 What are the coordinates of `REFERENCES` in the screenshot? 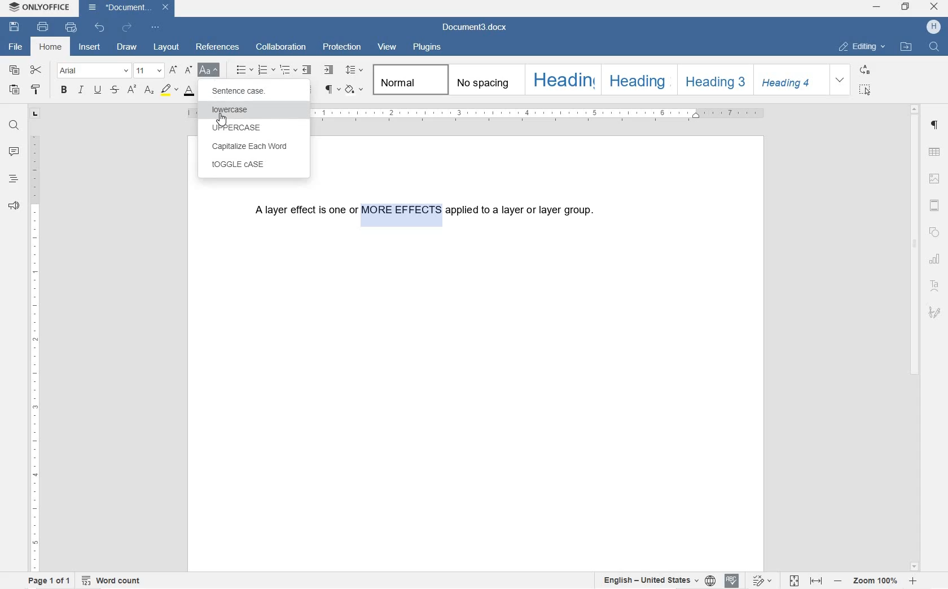 It's located at (219, 48).